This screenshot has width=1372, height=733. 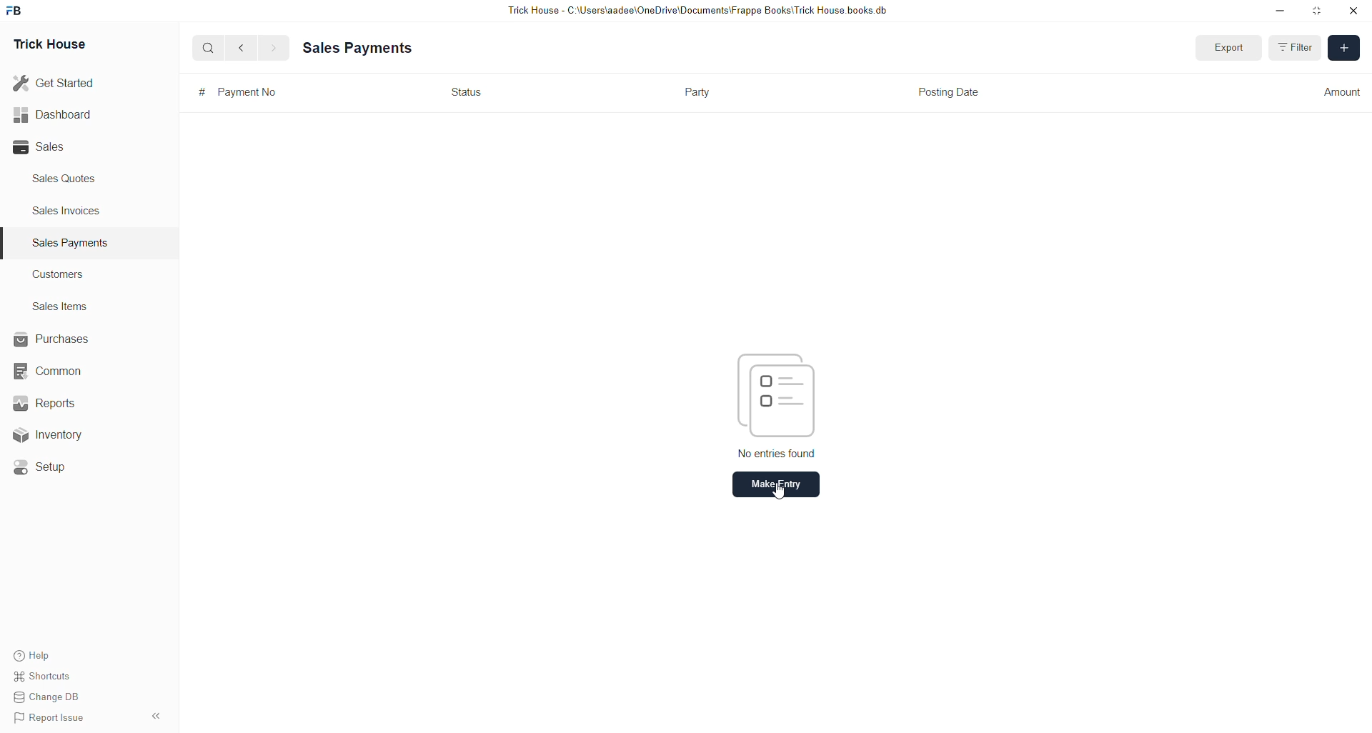 What do you see at coordinates (777, 492) in the screenshot?
I see `cursor` at bounding box center [777, 492].